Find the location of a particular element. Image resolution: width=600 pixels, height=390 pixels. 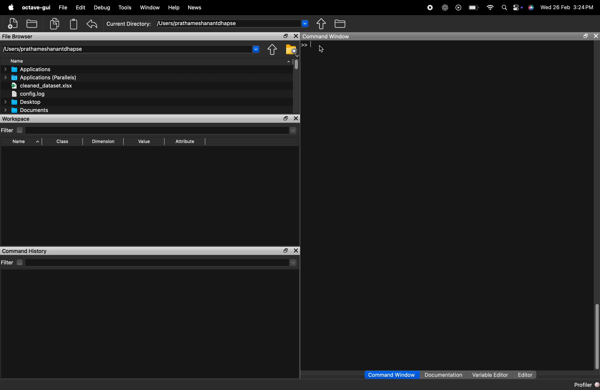

Documentation is located at coordinates (445, 375).